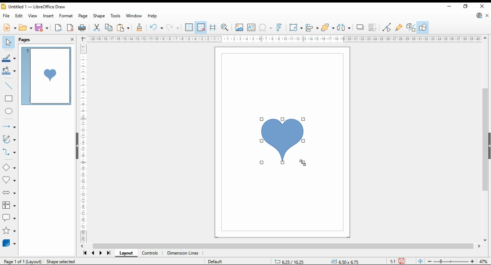 The width and height of the screenshot is (491, 265). I want to click on lines and arrows, so click(9, 125).